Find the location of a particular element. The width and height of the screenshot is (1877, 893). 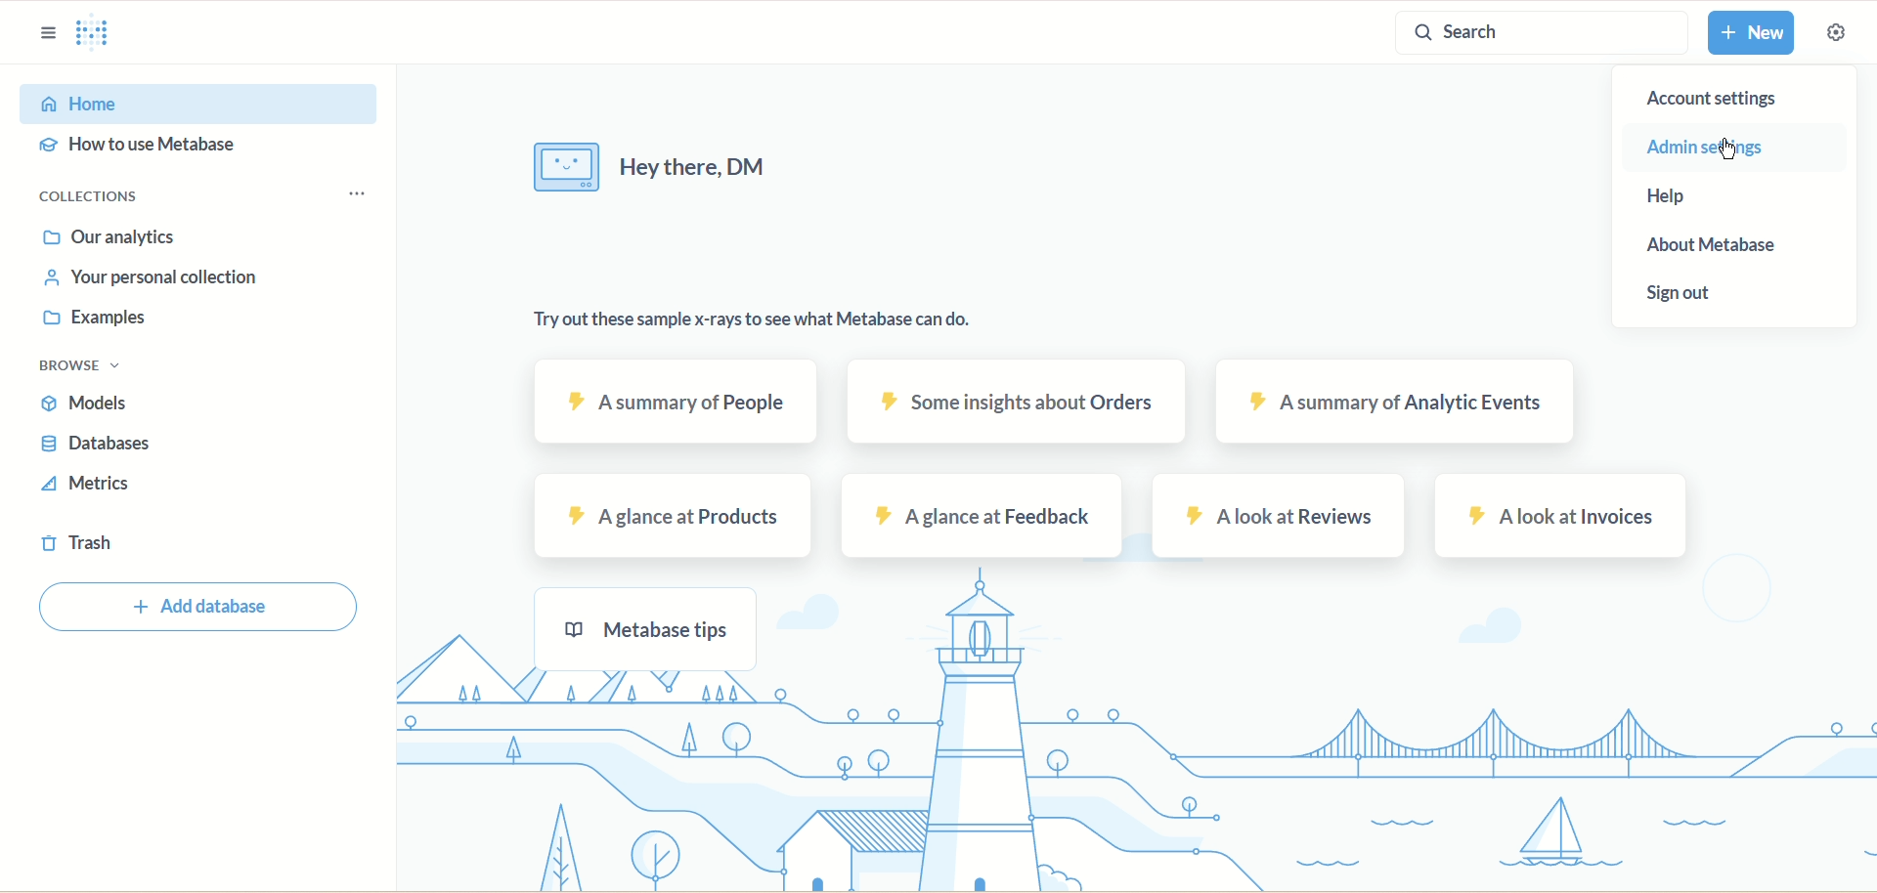

Sign out is located at coordinates (1681, 294).